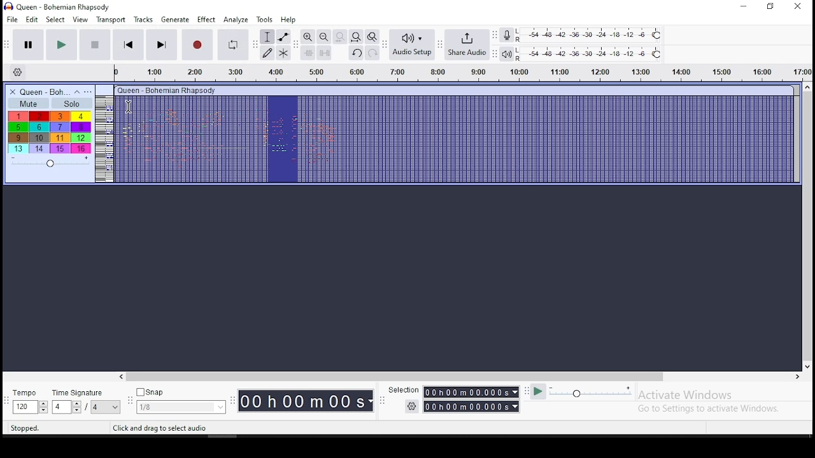 The width and height of the screenshot is (815, 458). I want to click on 00h00m00s, so click(472, 393).